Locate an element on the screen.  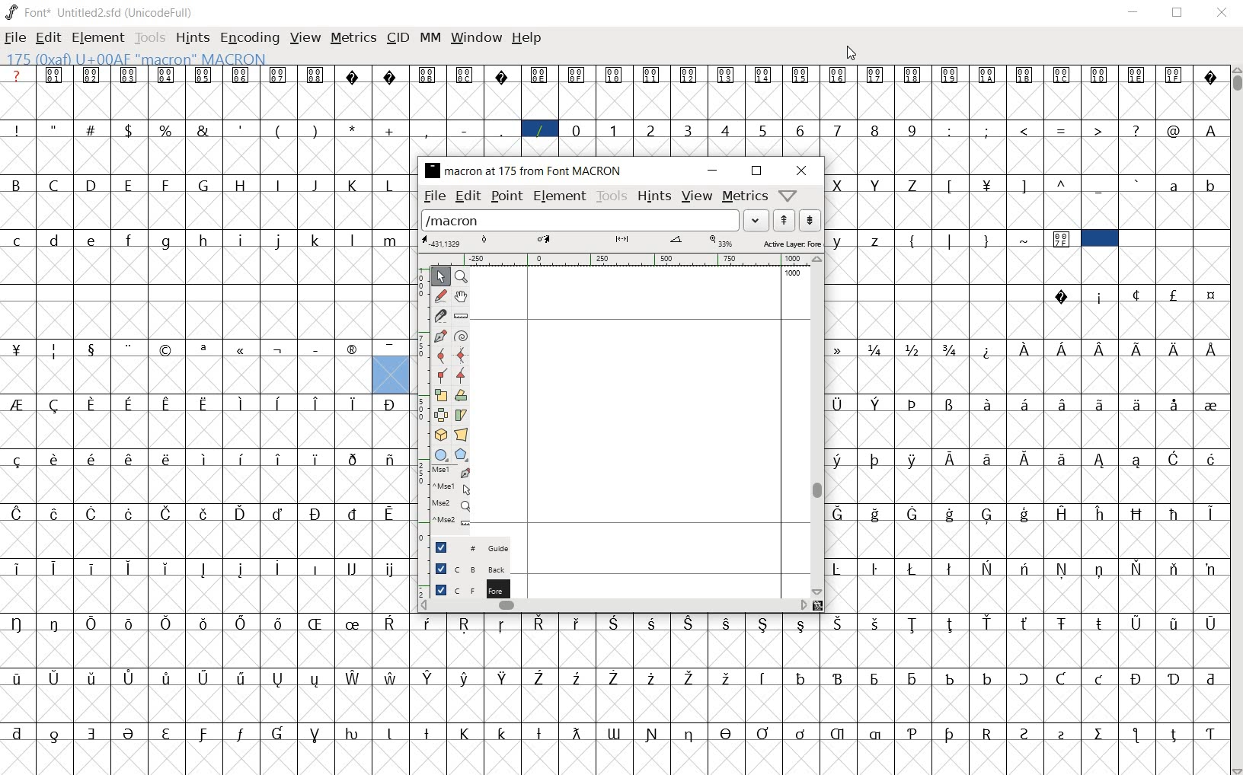
^ is located at coordinates (1062, 184).